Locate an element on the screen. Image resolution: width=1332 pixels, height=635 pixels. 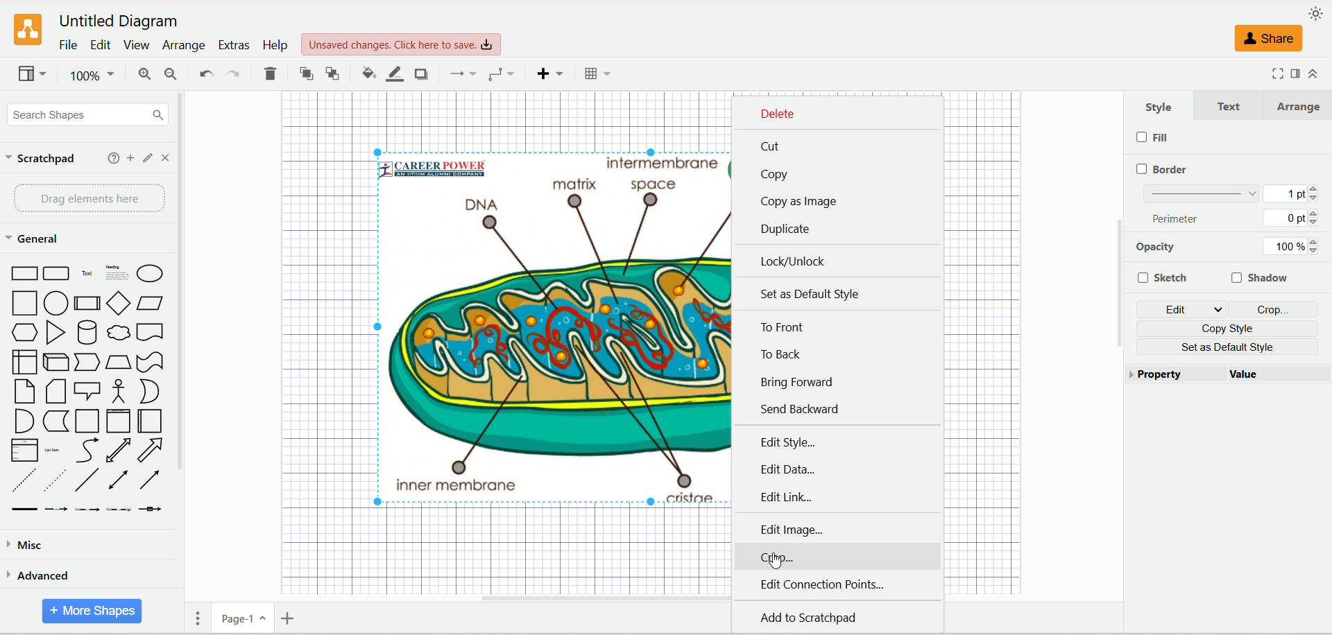
extras is located at coordinates (237, 44).